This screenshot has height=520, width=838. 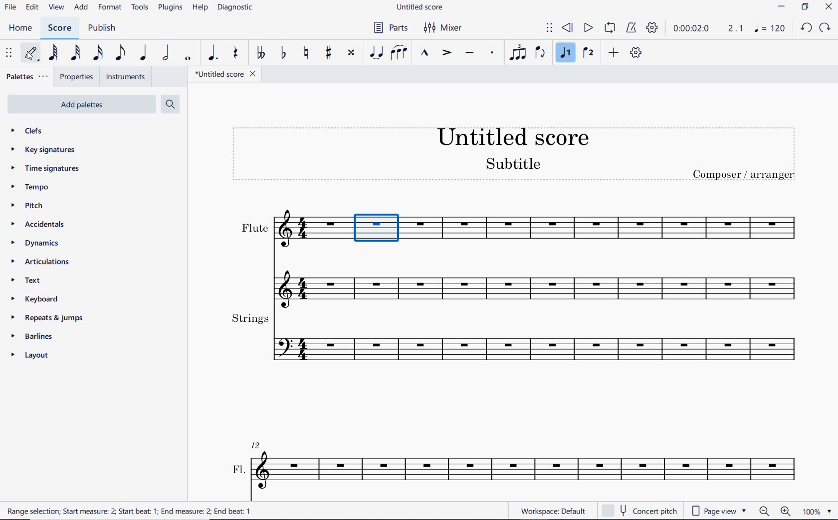 I want to click on FILE NAME, so click(x=422, y=7).